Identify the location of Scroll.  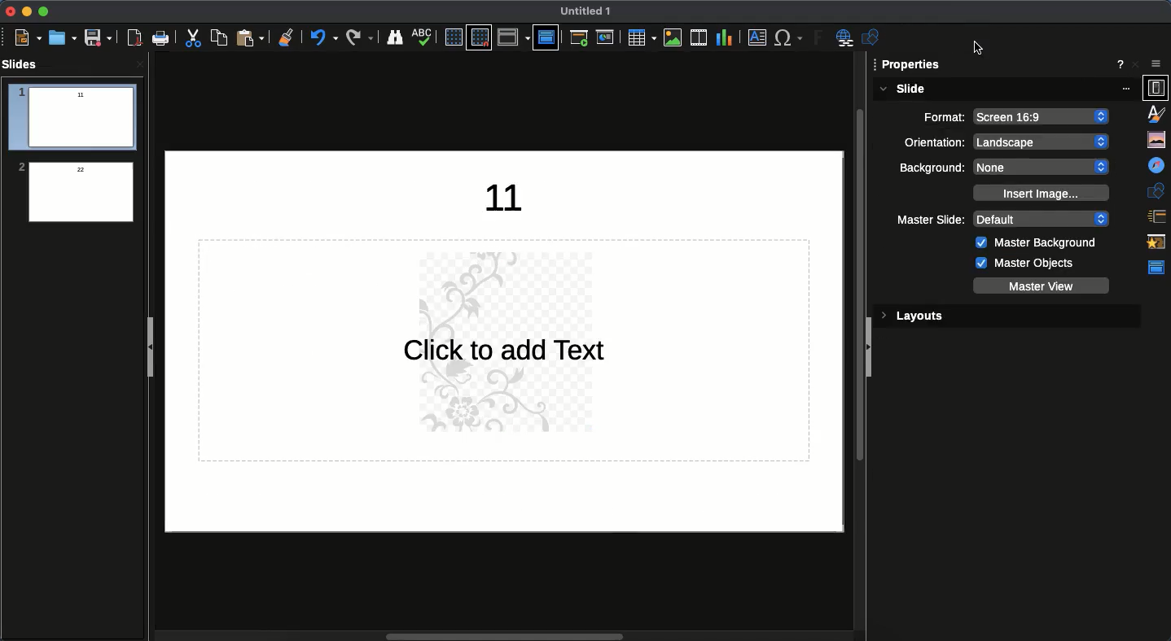
(609, 634).